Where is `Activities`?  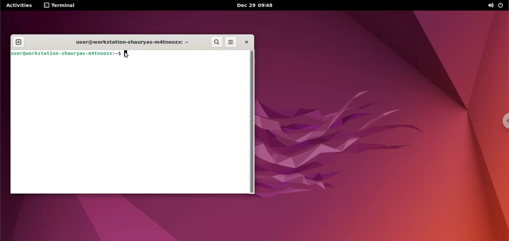 Activities is located at coordinates (18, 6).